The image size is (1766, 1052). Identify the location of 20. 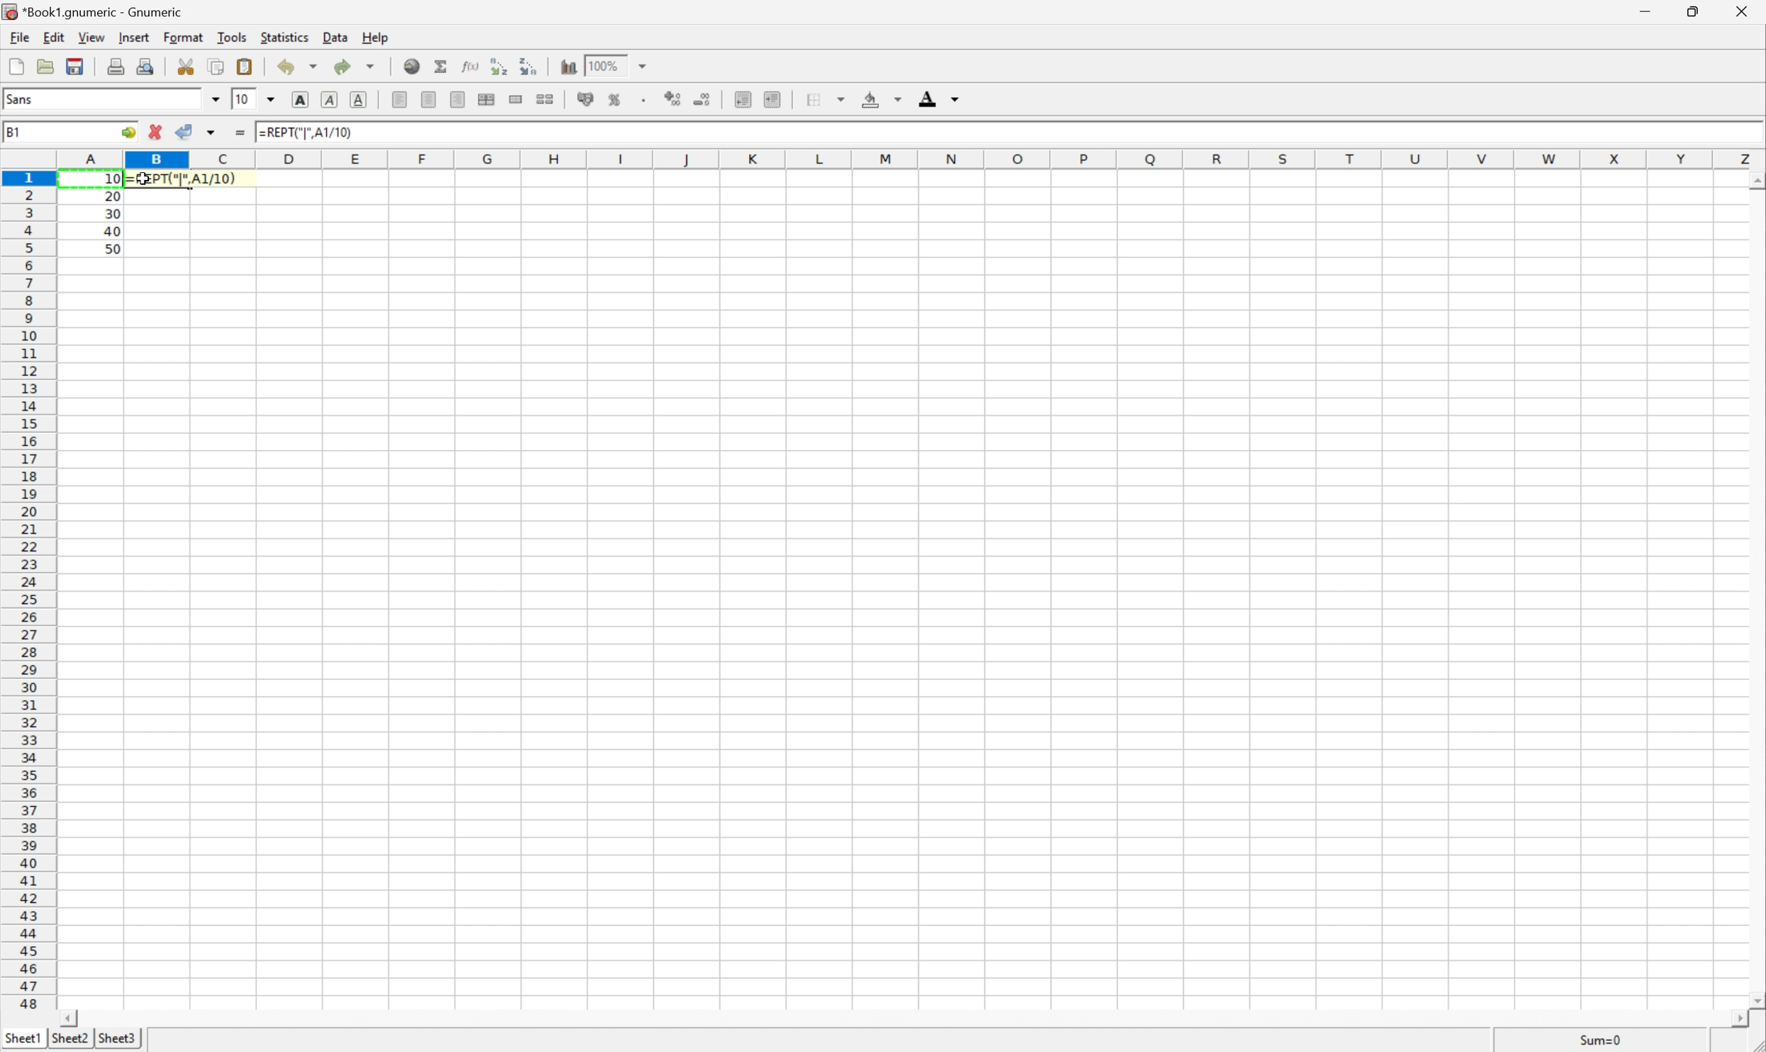
(113, 197).